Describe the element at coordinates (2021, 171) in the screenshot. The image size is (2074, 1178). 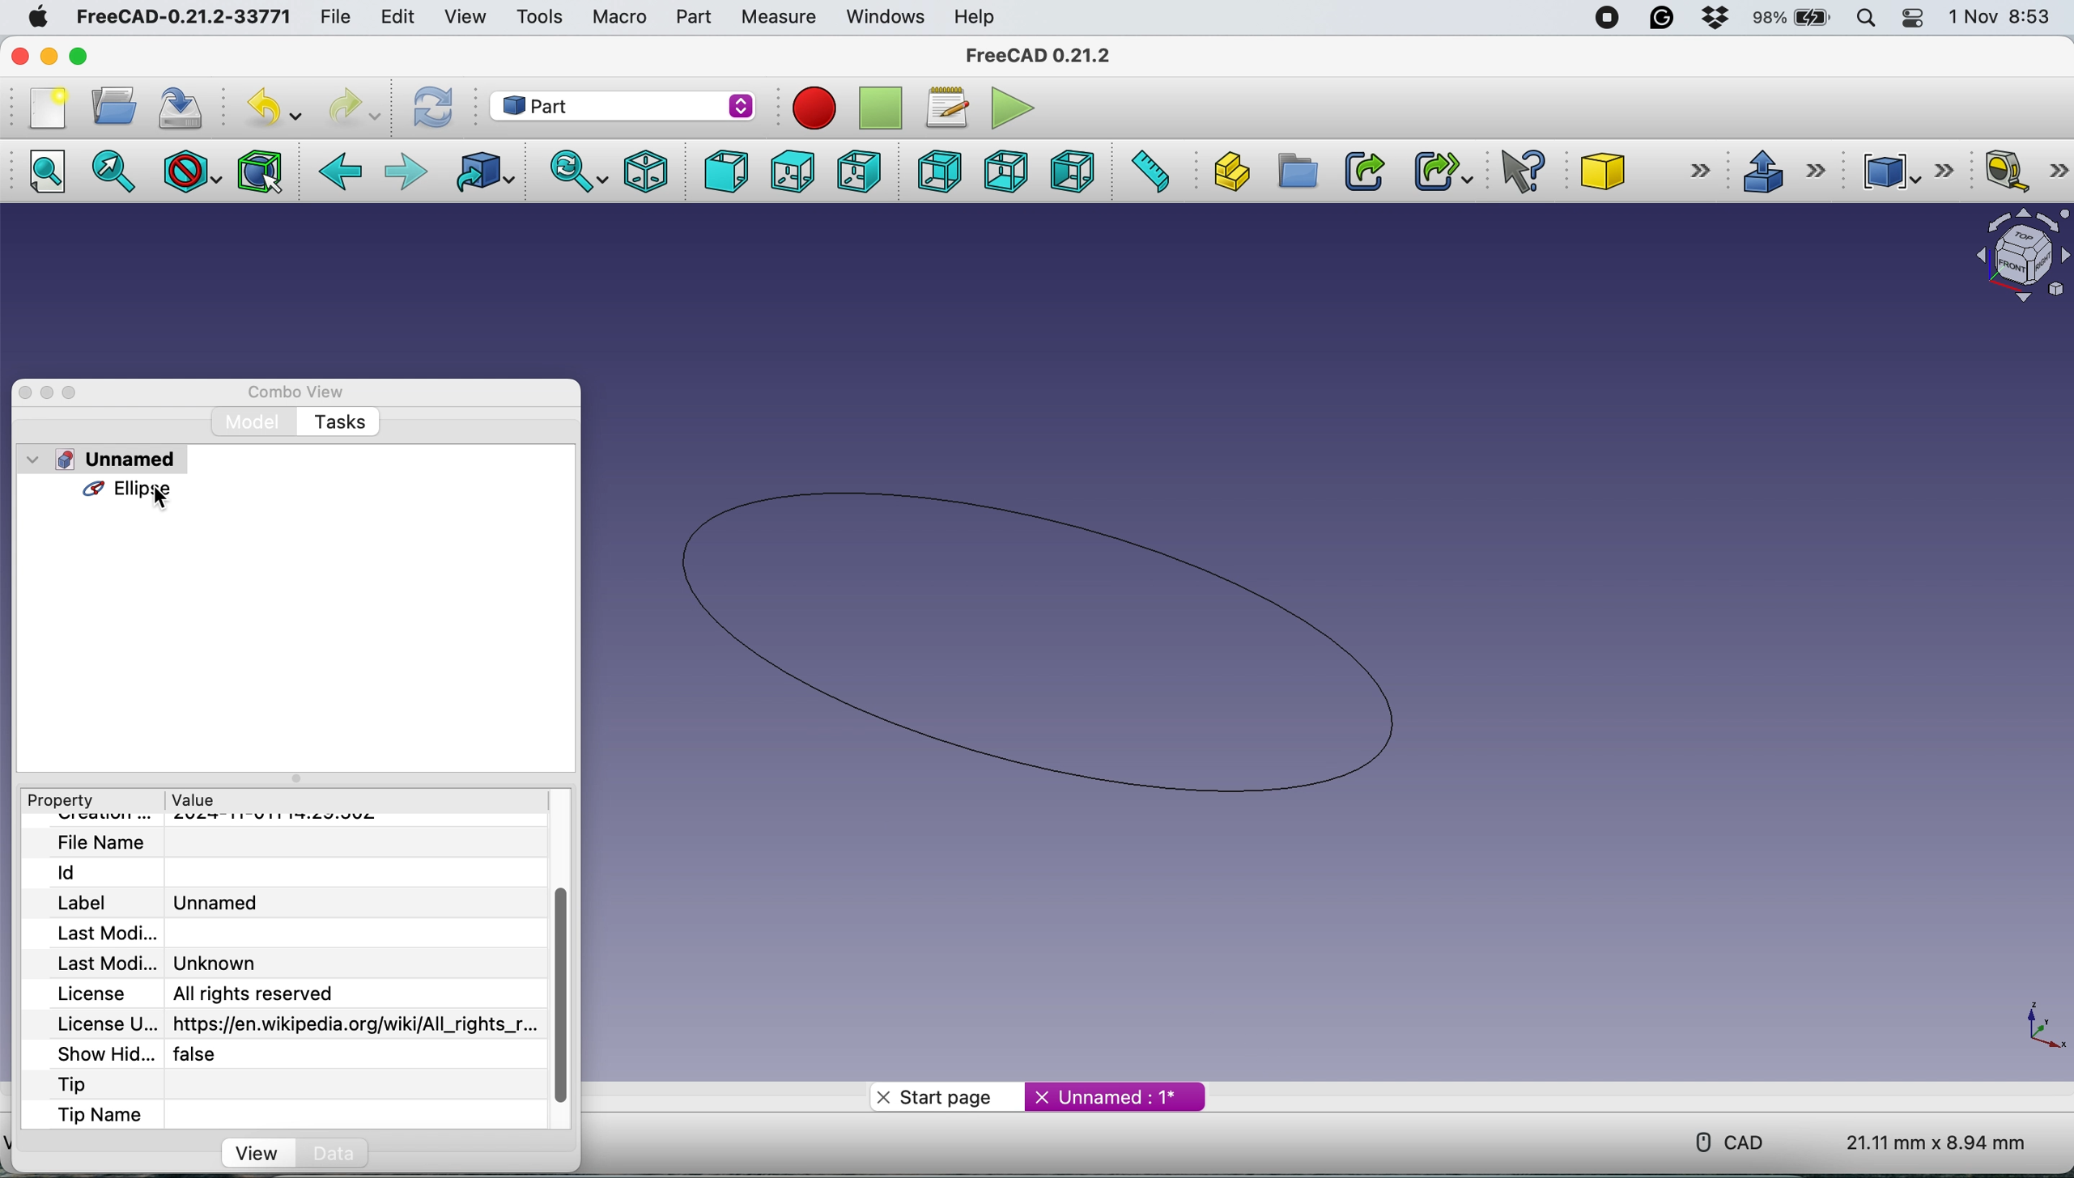
I see `measure linear` at that location.